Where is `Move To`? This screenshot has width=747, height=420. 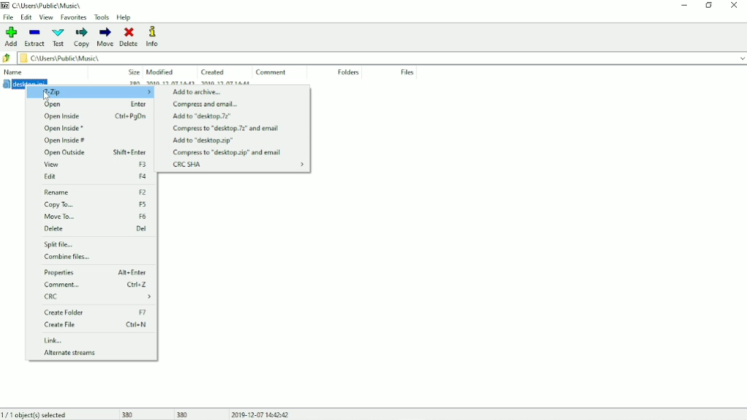 Move To is located at coordinates (95, 216).